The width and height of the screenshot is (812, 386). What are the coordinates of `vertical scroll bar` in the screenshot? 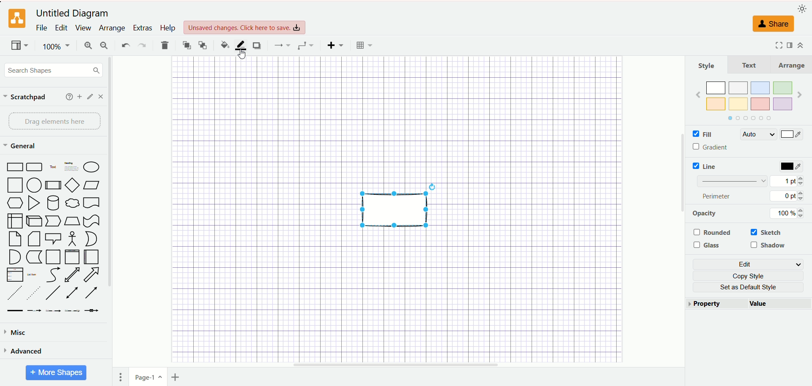 It's located at (112, 211).